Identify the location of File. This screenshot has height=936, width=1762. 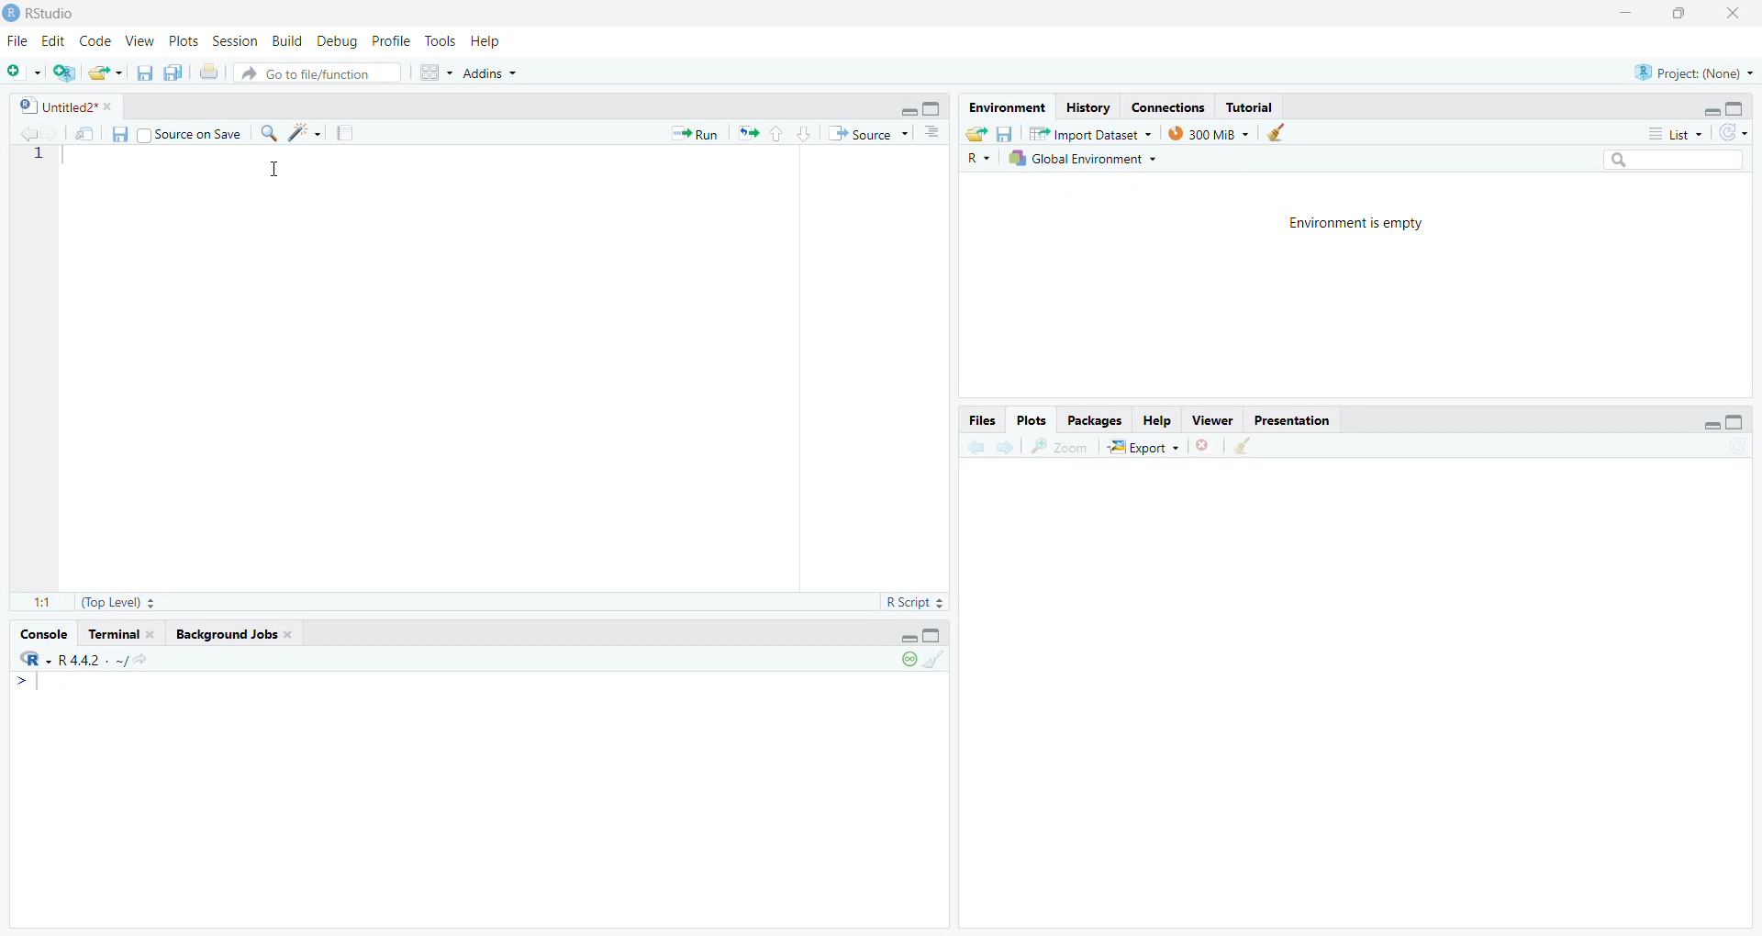
(17, 43).